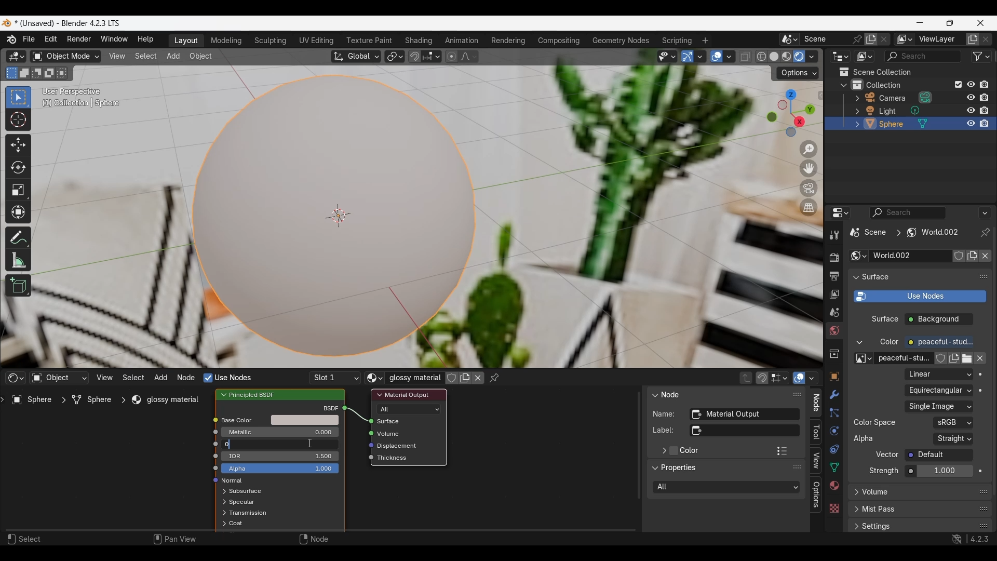  I want to click on disable all respective renders, so click(987, 110).